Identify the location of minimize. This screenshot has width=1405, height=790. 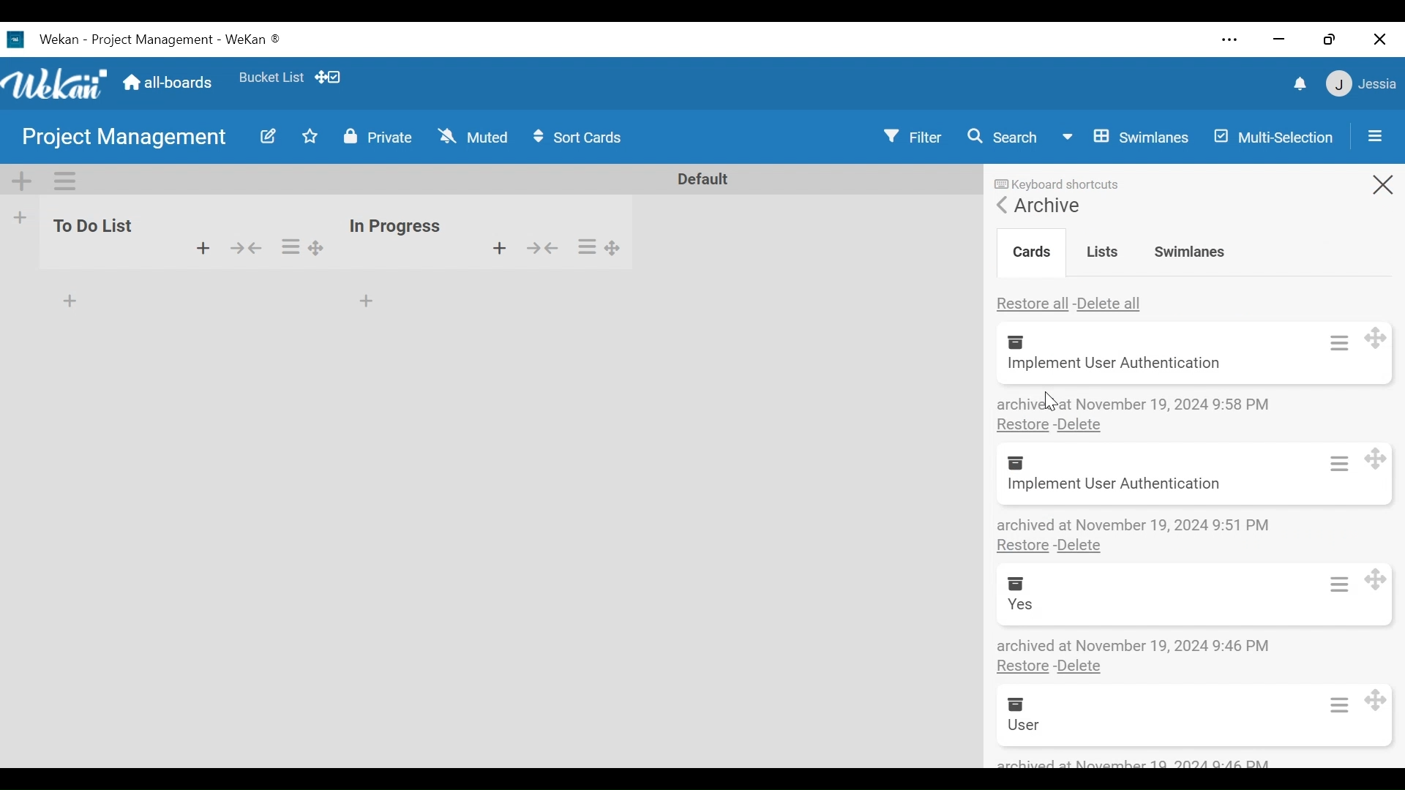
(1278, 41).